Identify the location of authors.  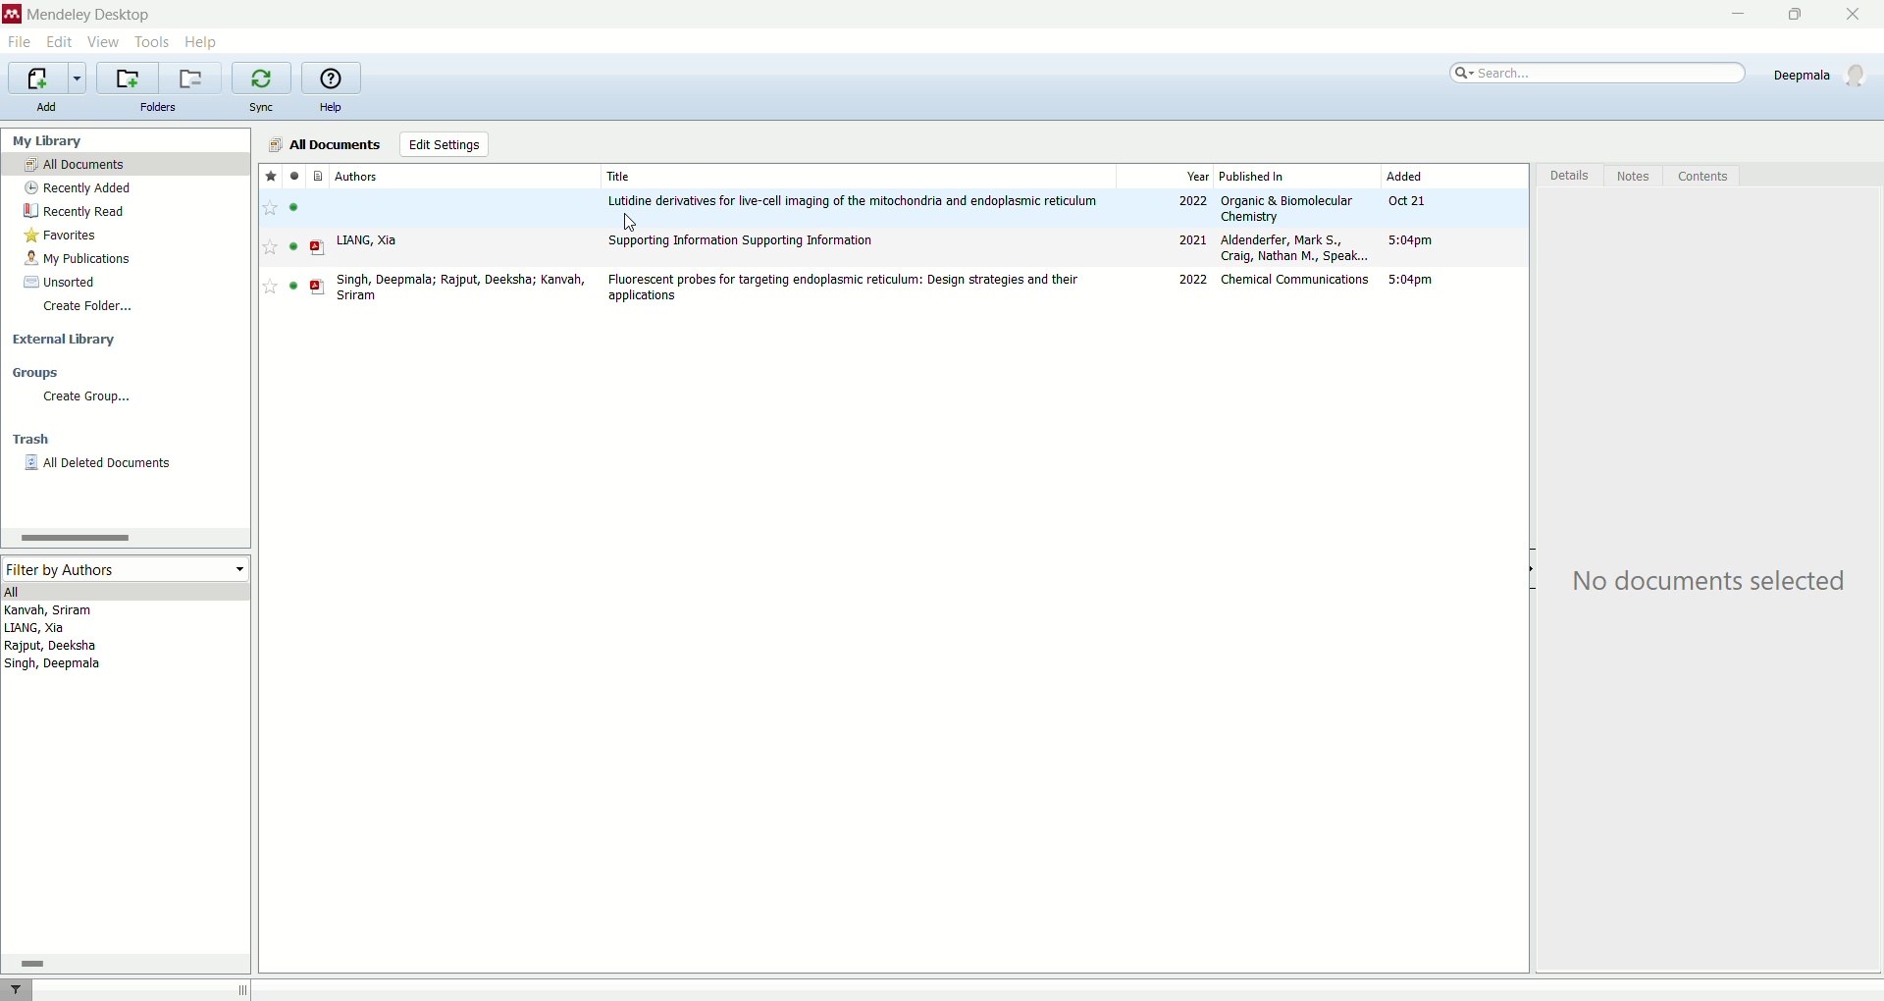
(358, 173).